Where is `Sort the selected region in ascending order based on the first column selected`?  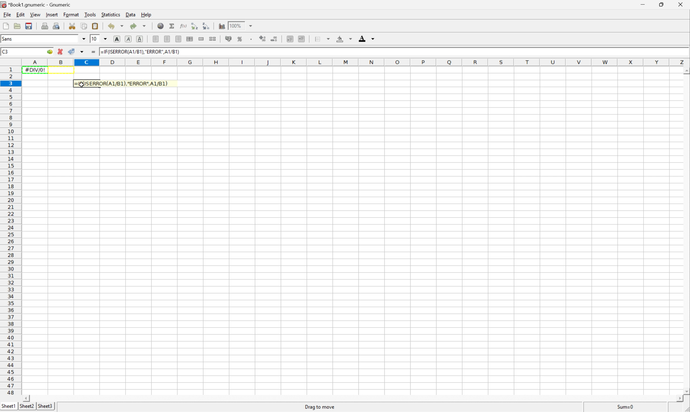
Sort the selected region in ascending order based on the first column selected is located at coordinates (194, 26).